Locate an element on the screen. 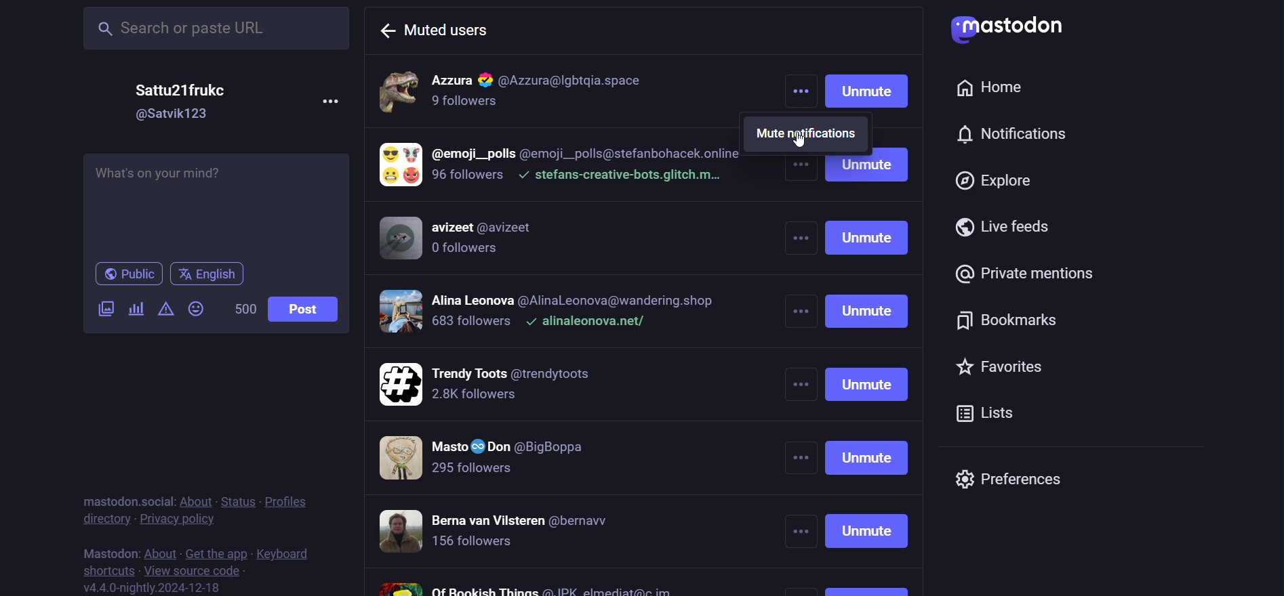 This screenshot has height=596, width=1284. mastodon is located at coordinates (106, 553).